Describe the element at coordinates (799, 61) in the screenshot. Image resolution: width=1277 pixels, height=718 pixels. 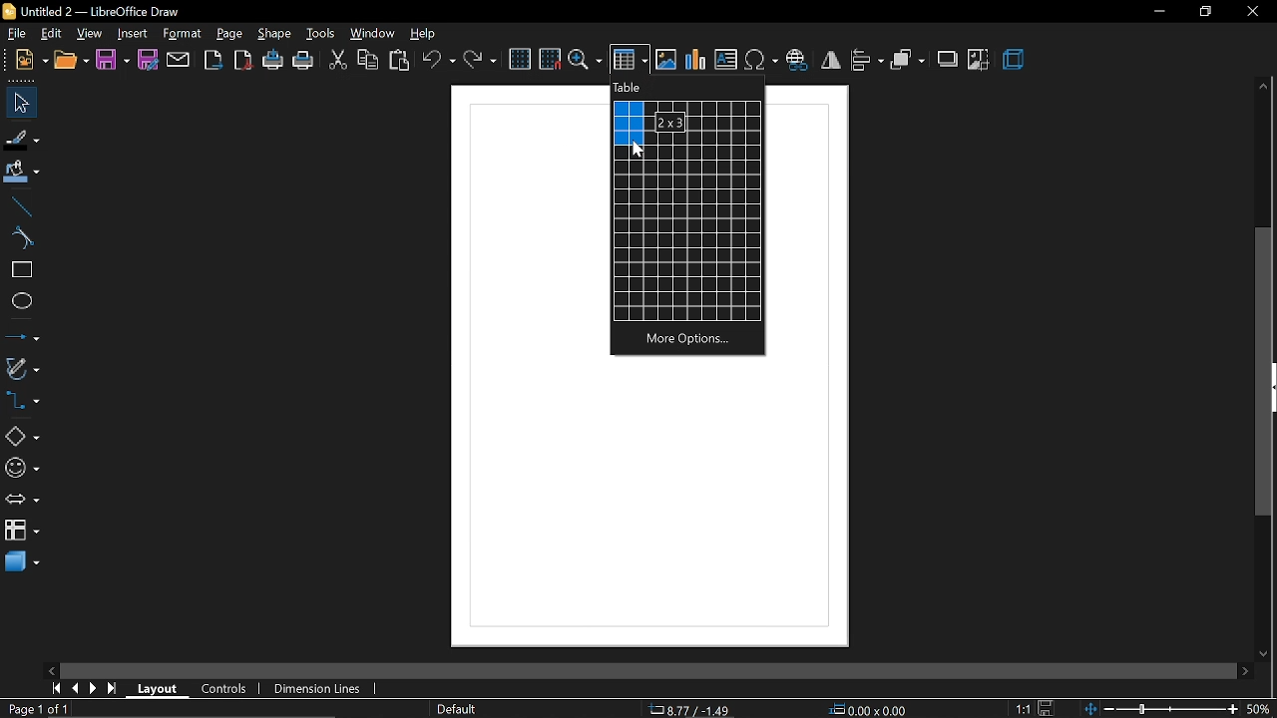
I see `insert hyperlink` at that location.